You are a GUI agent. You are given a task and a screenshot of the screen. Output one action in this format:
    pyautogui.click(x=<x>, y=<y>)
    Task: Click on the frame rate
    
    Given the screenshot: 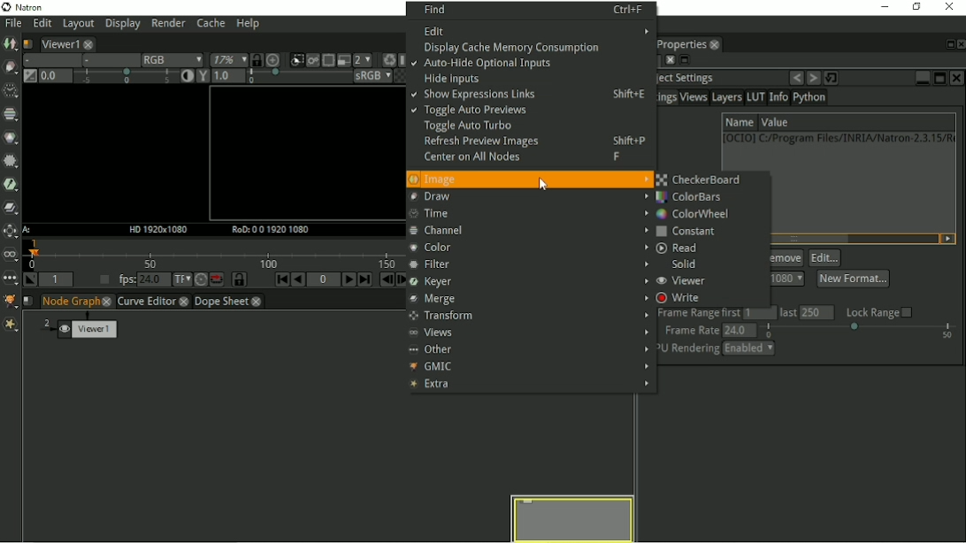 What is the action you would take?
    pyautogui.click(x=812, y=330)
    